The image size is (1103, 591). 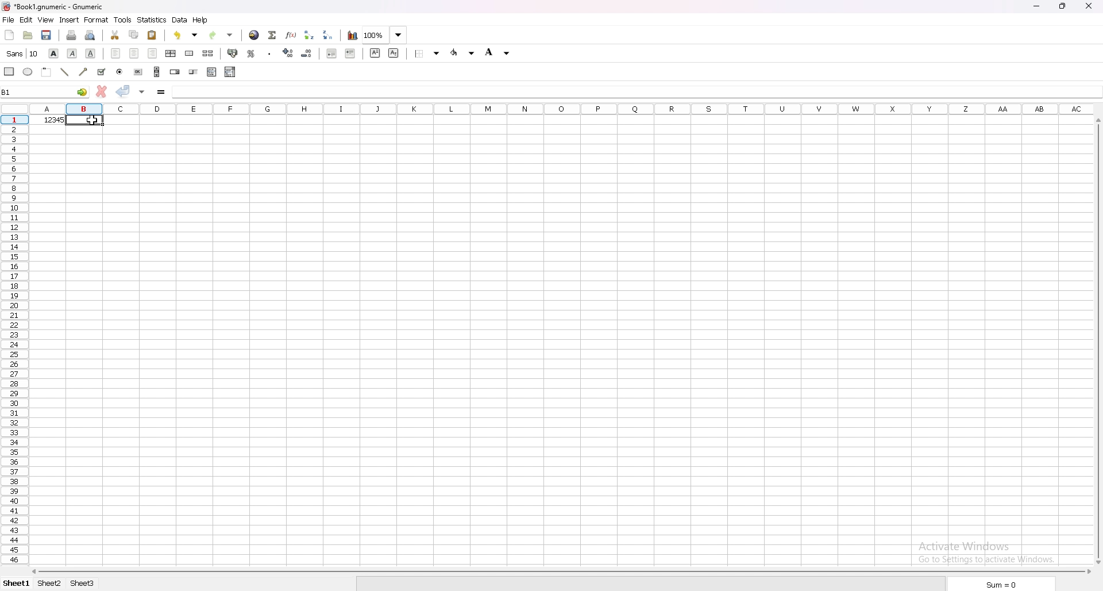 I want to click on scroll bar, so click(x=1097, y=343).